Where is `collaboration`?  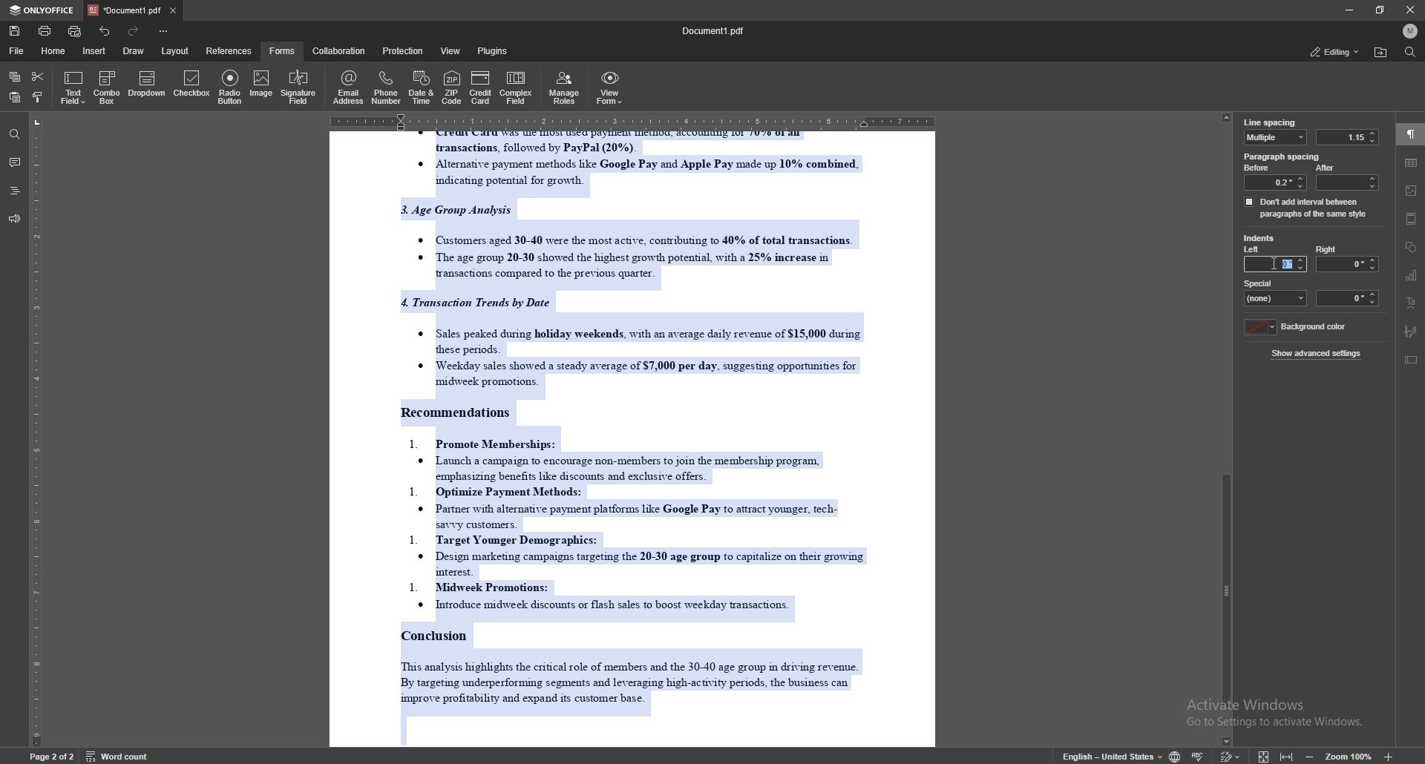 collaboration is located at coordinates (340, 51).